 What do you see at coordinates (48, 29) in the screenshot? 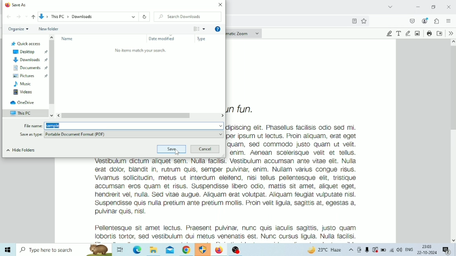
I see `New folder` at bounding box center [48, 29].